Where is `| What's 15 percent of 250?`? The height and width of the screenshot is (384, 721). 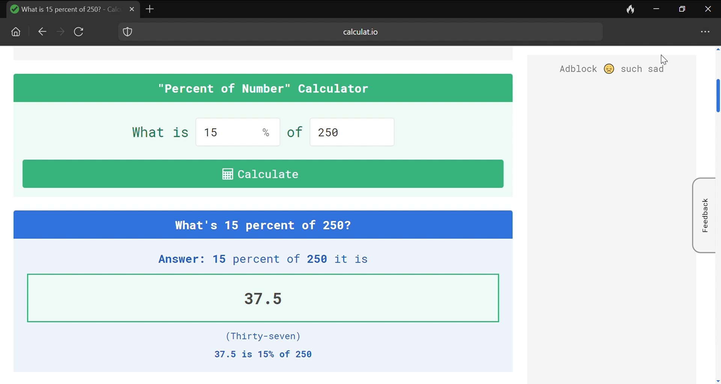 | What's 15 percent of 250? is located at coordinates (261, 225).